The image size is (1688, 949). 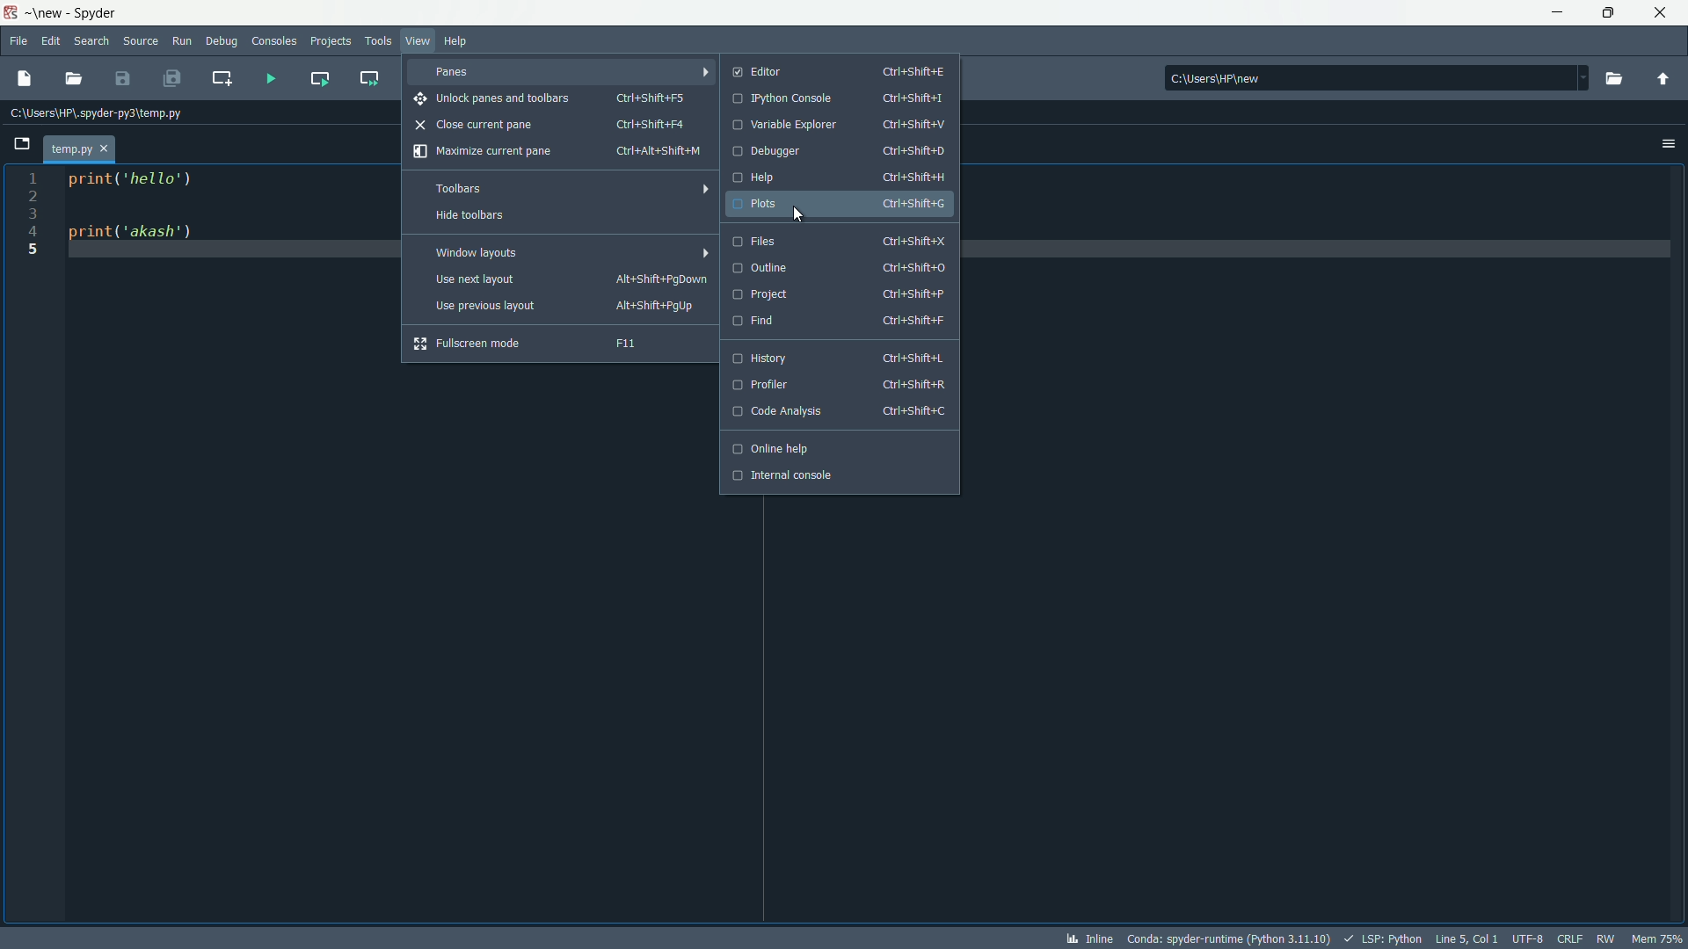 I want to click on cursor position, so click(x=1467, y=938).